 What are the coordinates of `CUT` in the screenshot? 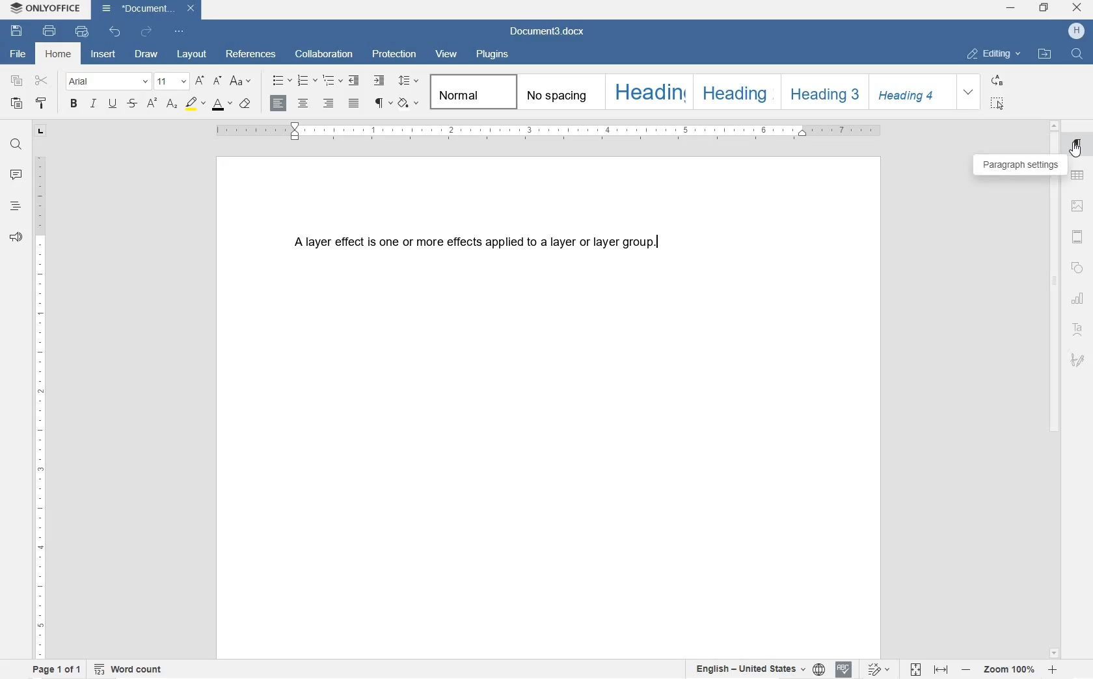 It's located at (44, 82).